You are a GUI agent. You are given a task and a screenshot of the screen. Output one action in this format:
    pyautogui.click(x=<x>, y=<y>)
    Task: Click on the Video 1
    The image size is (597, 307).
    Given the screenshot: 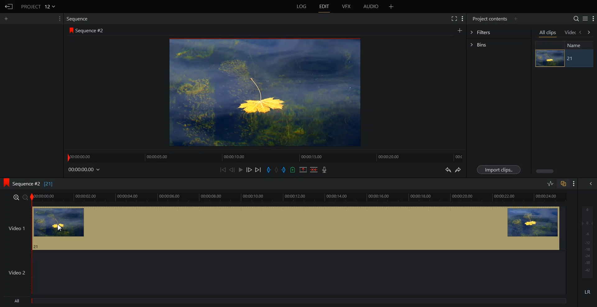 What is the action you would take?
    pyautogui.click(x=16, y=229)
    